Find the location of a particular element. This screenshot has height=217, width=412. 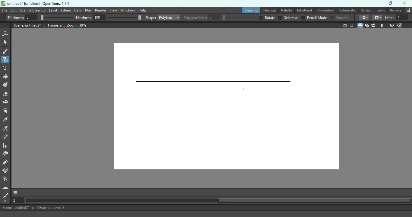

Camera stand view is located at coordinates (360, 26).